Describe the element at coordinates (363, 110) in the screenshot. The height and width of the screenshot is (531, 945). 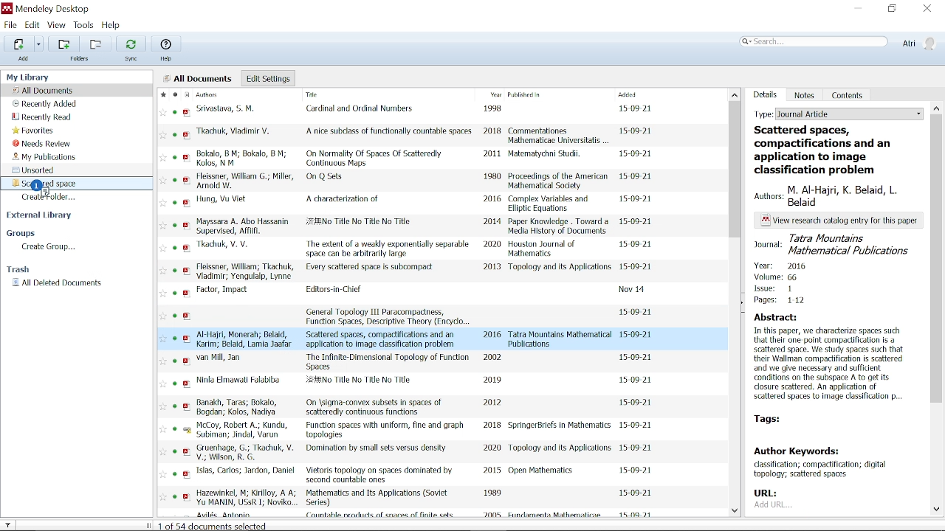
I see `title` at that location.